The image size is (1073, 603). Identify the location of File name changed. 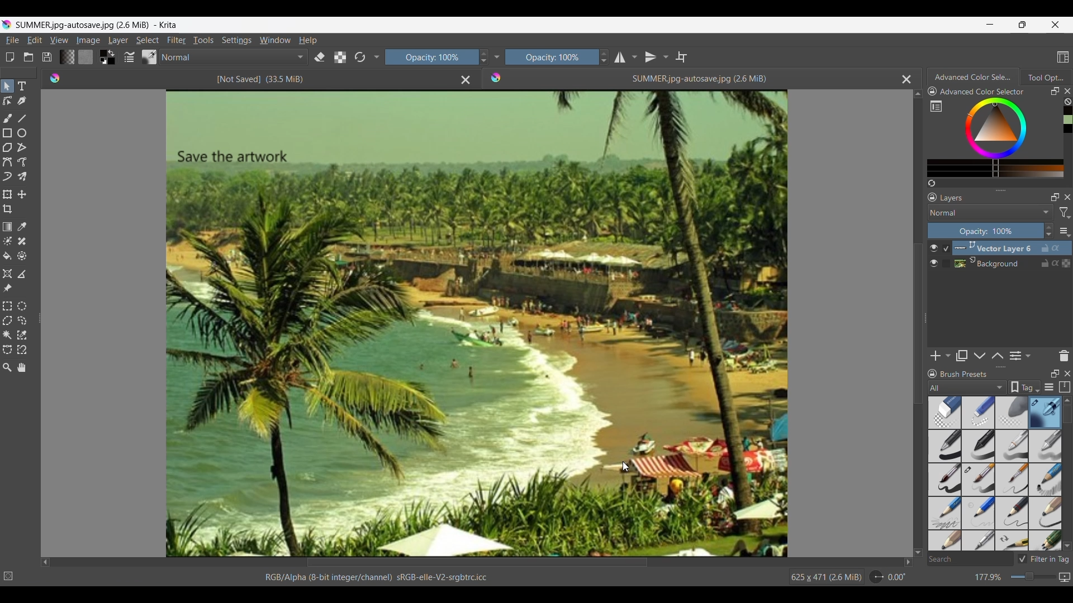
(636, 78).